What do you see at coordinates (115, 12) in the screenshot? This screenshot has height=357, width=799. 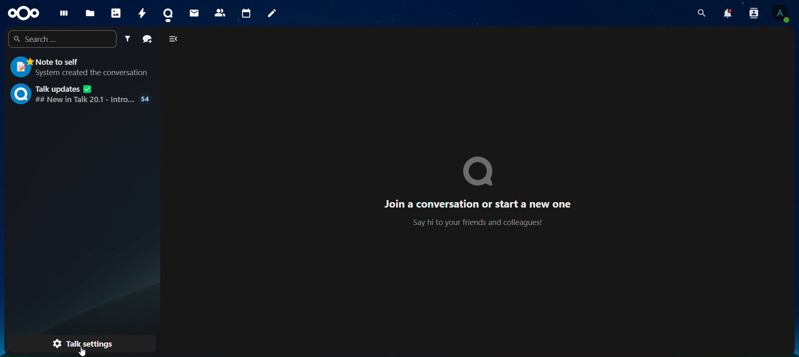 I see `photos` at bounding box center [115, 12].